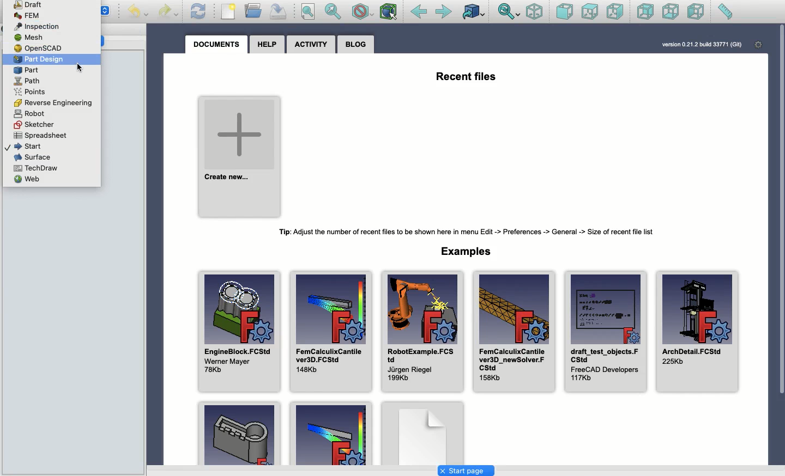 Image resolution: width=785 pixels, height=476 pixels. Describe the element at coordinates (41, 59) in the screenshot. I see `Part design` at that location.